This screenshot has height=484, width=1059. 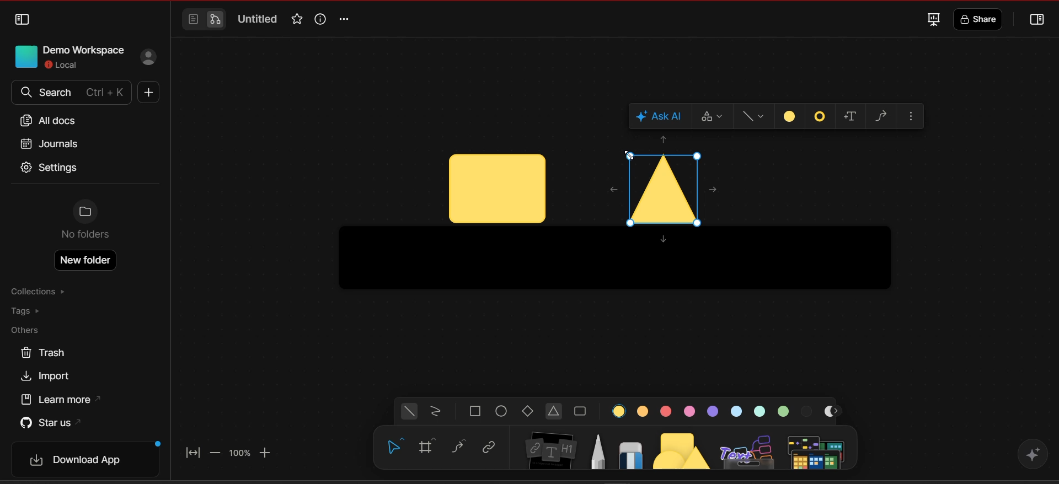 What do you see at coordinates (529, 412) in the screenshot?
I see `diamond` at bounding box center [529, 412].